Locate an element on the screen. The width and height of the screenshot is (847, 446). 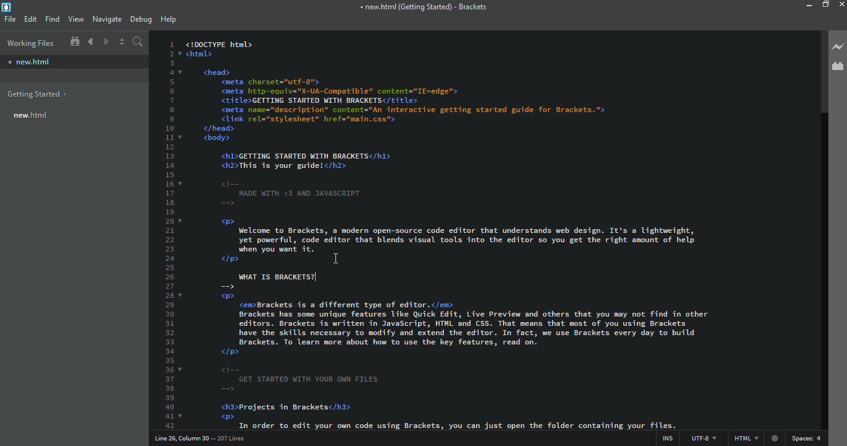
help is located at coordinates (168, 20).